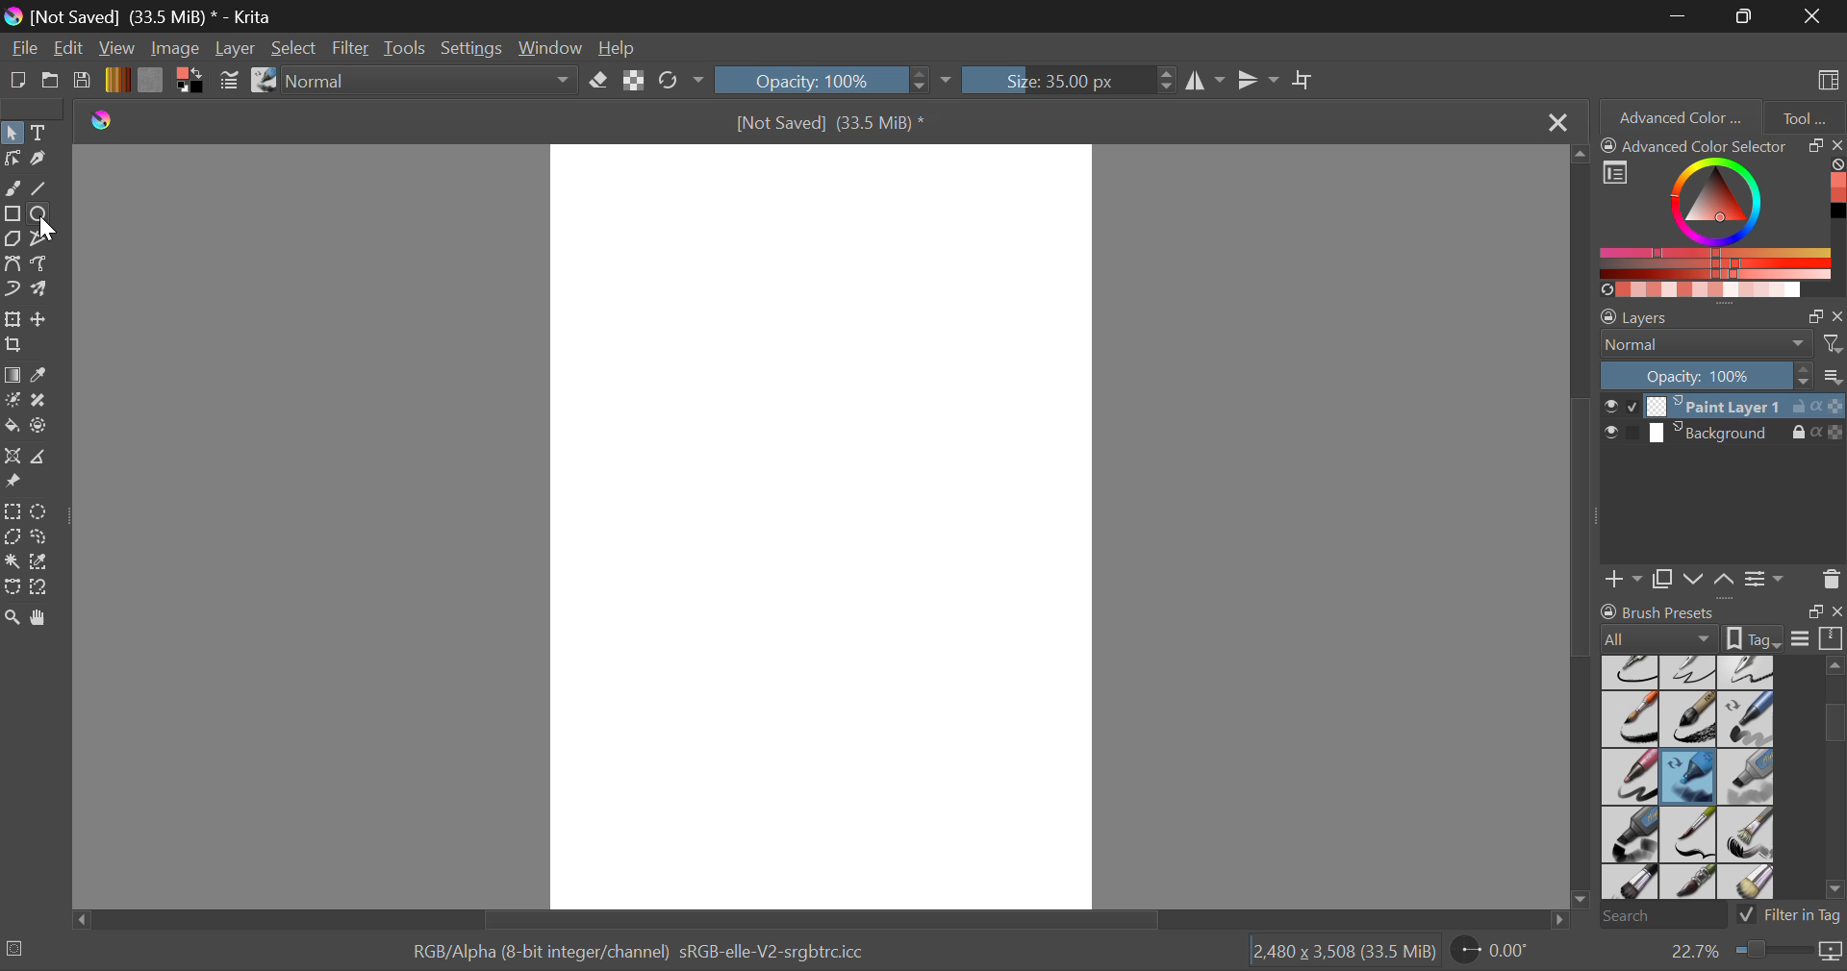  Describe the element at coordinates (1305, 81) in the screenshot. I see `Crop` at that location.